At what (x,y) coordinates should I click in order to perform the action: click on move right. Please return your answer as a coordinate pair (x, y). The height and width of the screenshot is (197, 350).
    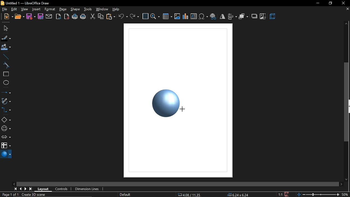
    Looking at the image, I should click on (342, 184).